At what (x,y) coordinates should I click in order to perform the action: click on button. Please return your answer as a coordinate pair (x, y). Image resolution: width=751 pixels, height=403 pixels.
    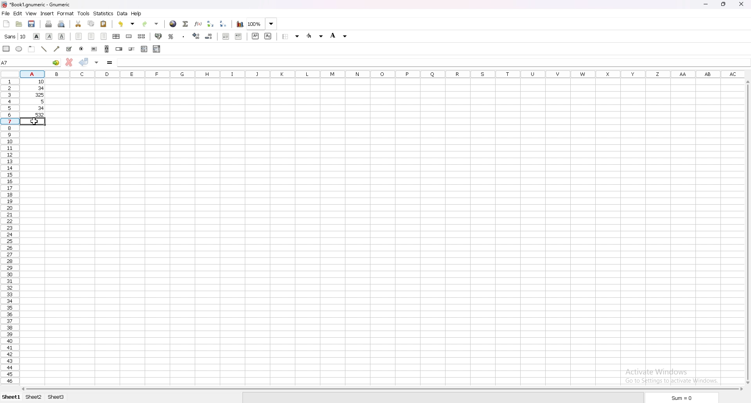
    Looking at the image, I should click on (94, 49).